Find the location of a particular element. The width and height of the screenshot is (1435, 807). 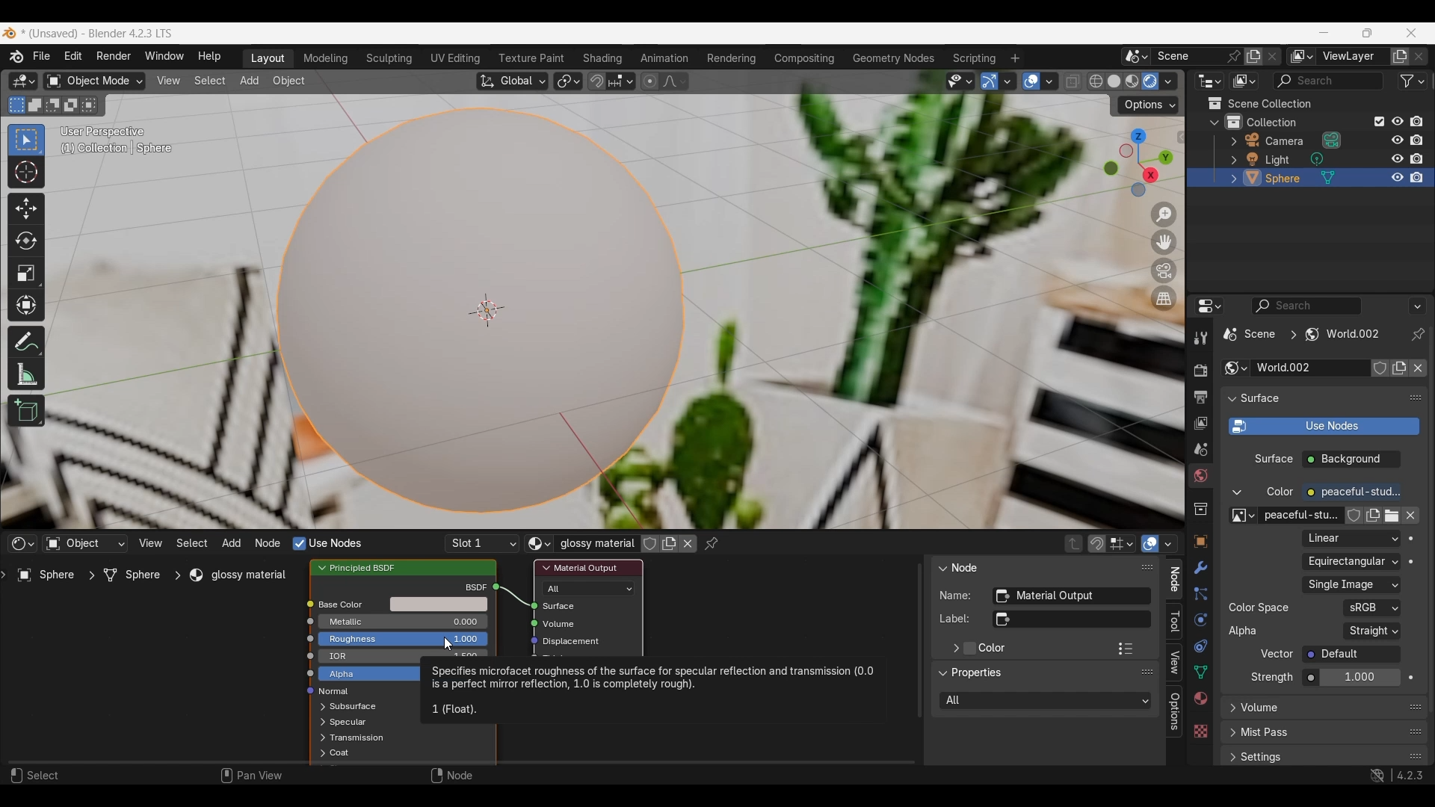

Fake user is located at coordinates (650, 544).